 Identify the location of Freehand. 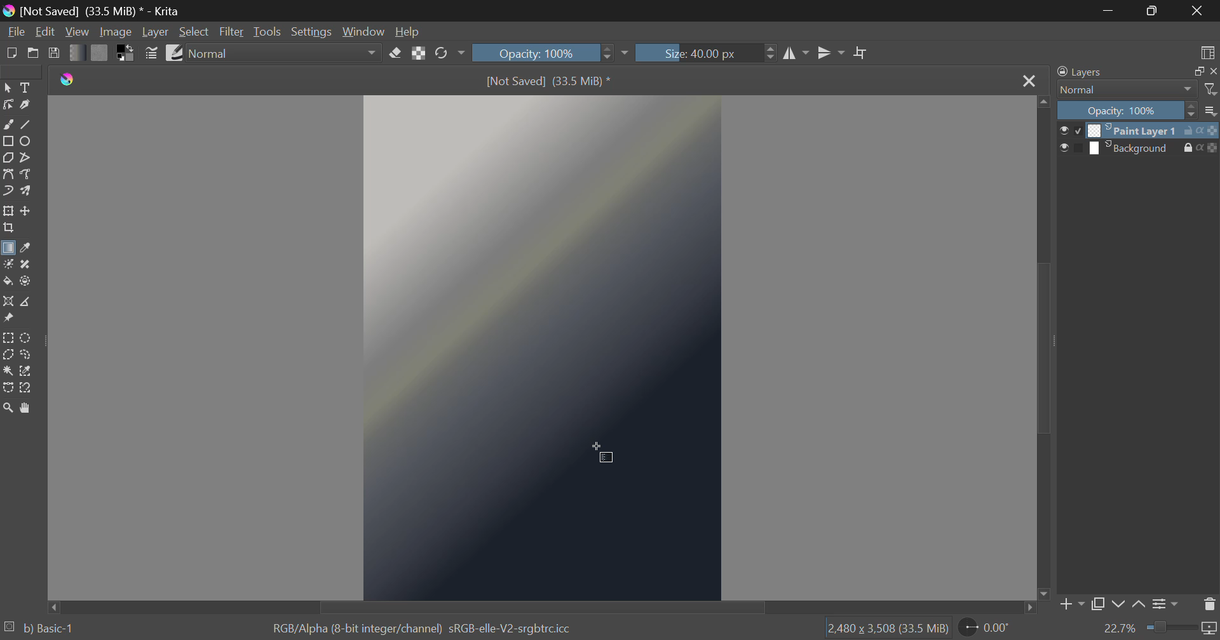
(8, 123).